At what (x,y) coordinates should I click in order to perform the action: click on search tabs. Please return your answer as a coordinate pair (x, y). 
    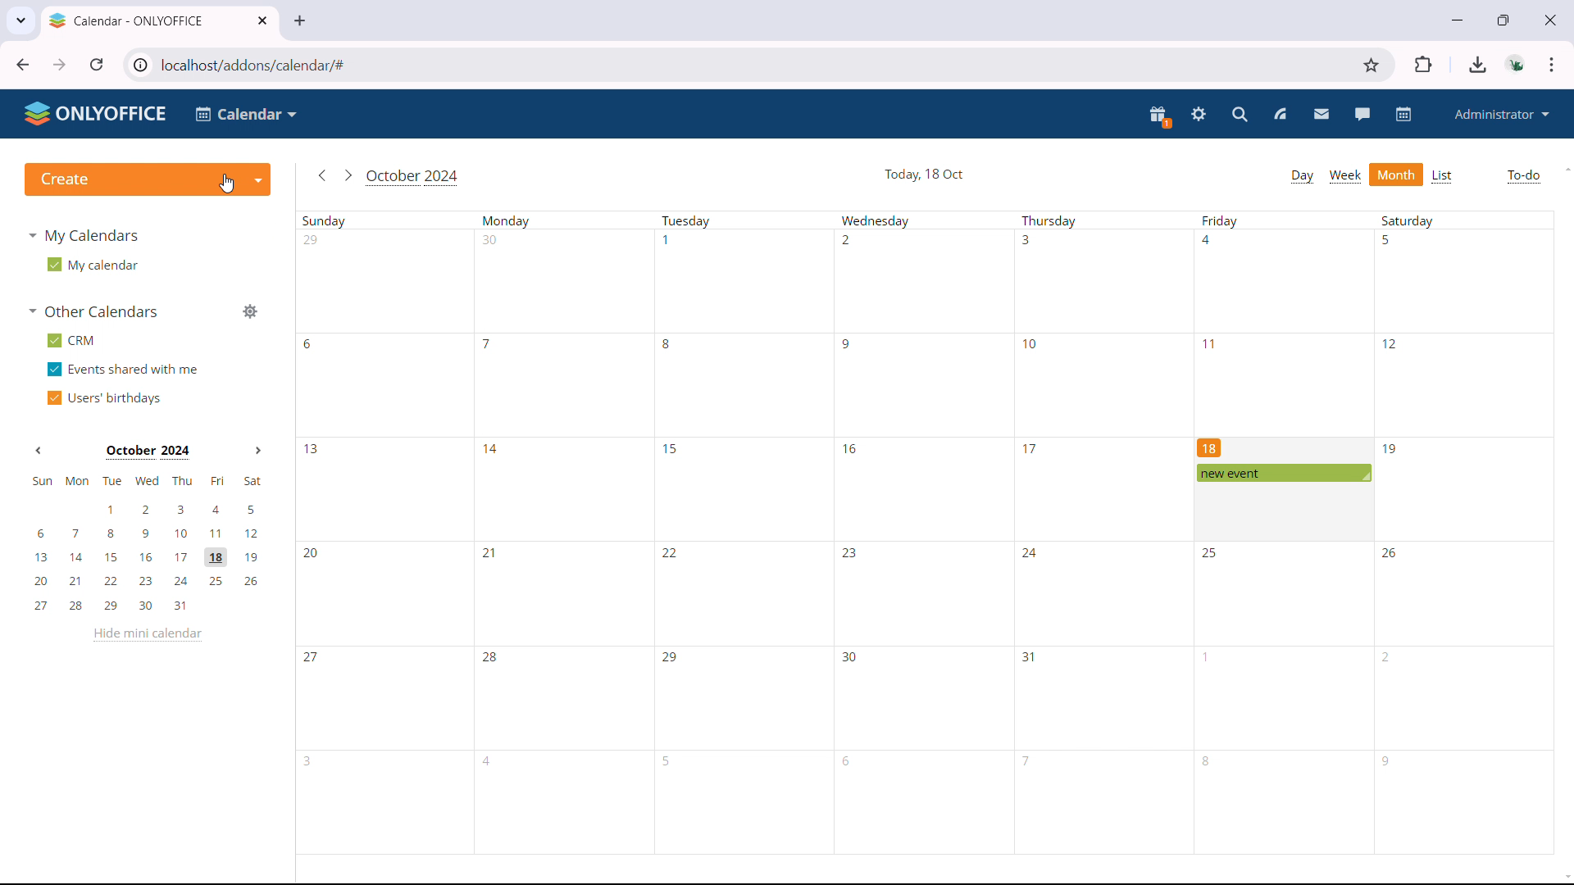
    Looking at the image, I should click on (20, 18).